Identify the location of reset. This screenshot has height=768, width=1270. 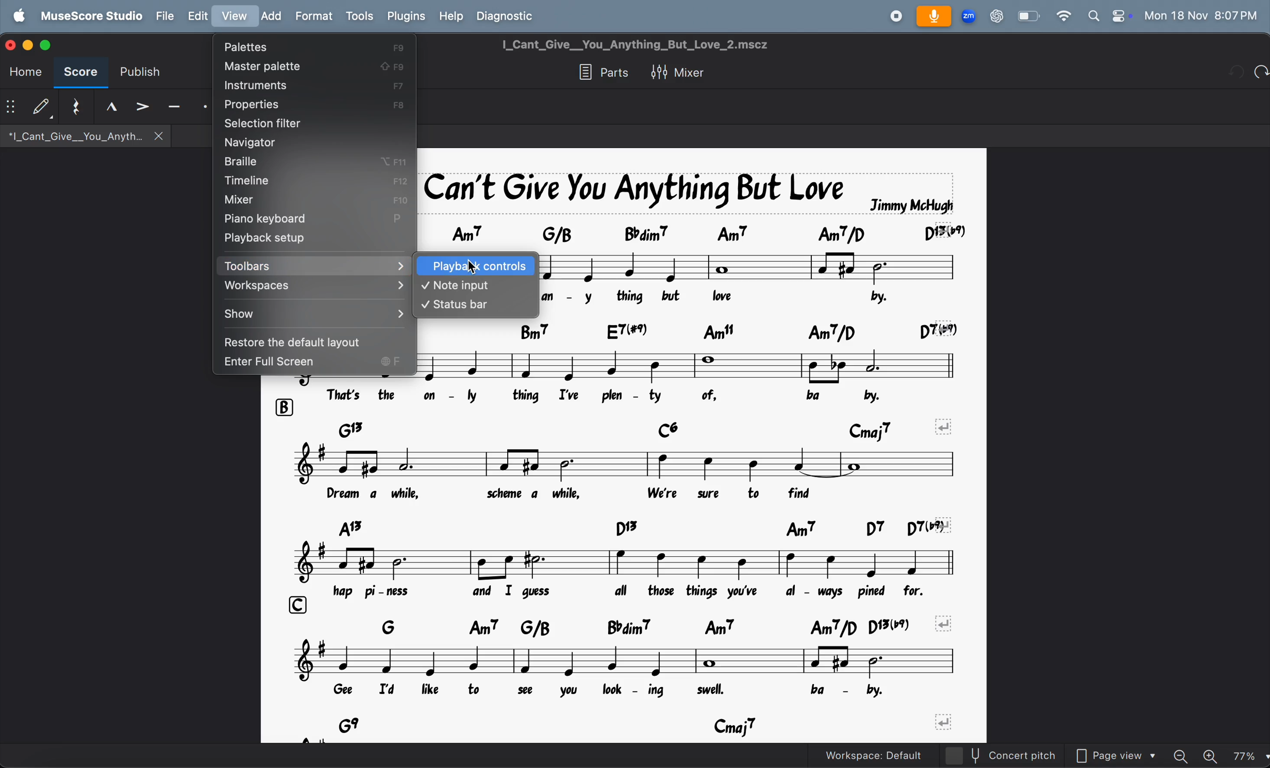
(72, 107).